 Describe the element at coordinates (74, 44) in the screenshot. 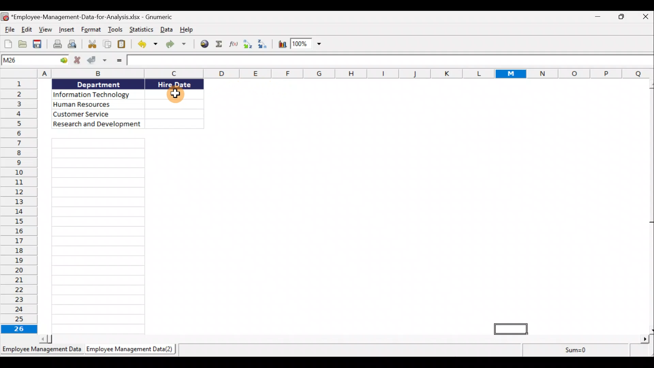

I see `Print preview` at that location.